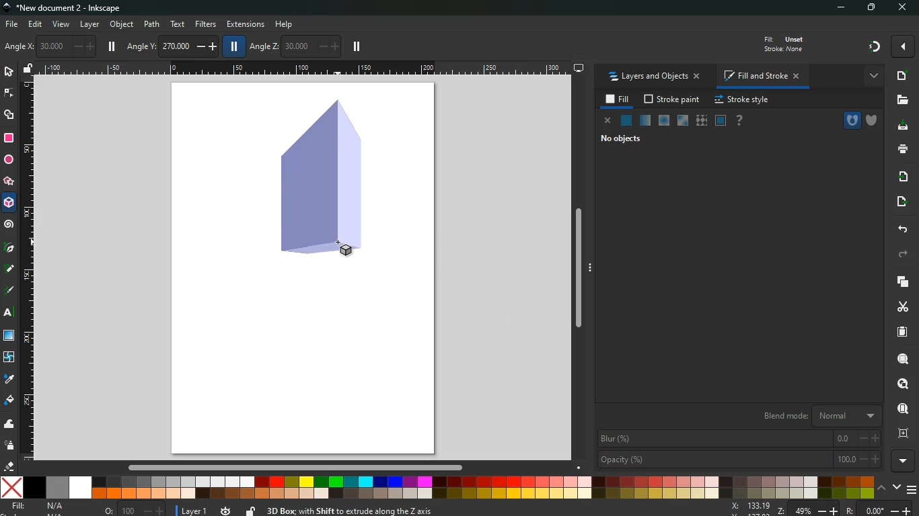 The image size is (919, 516). I want to click on edge, so click(9, 93).